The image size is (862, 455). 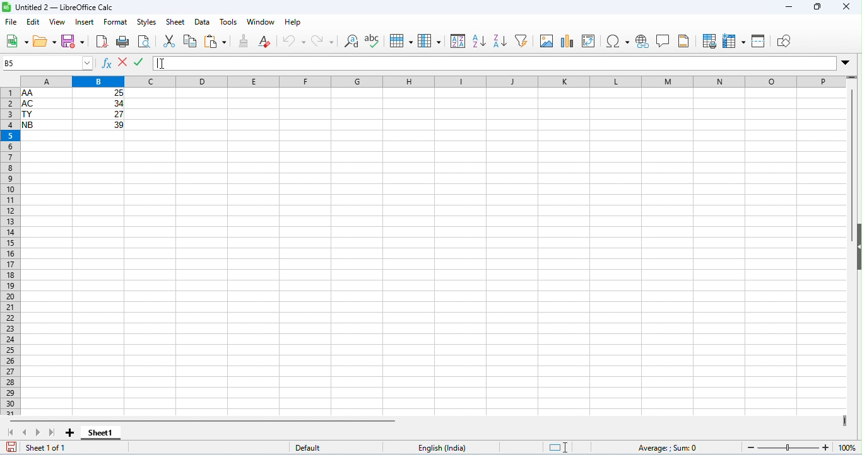 I want to click on undo, so click(x=295, y=40).